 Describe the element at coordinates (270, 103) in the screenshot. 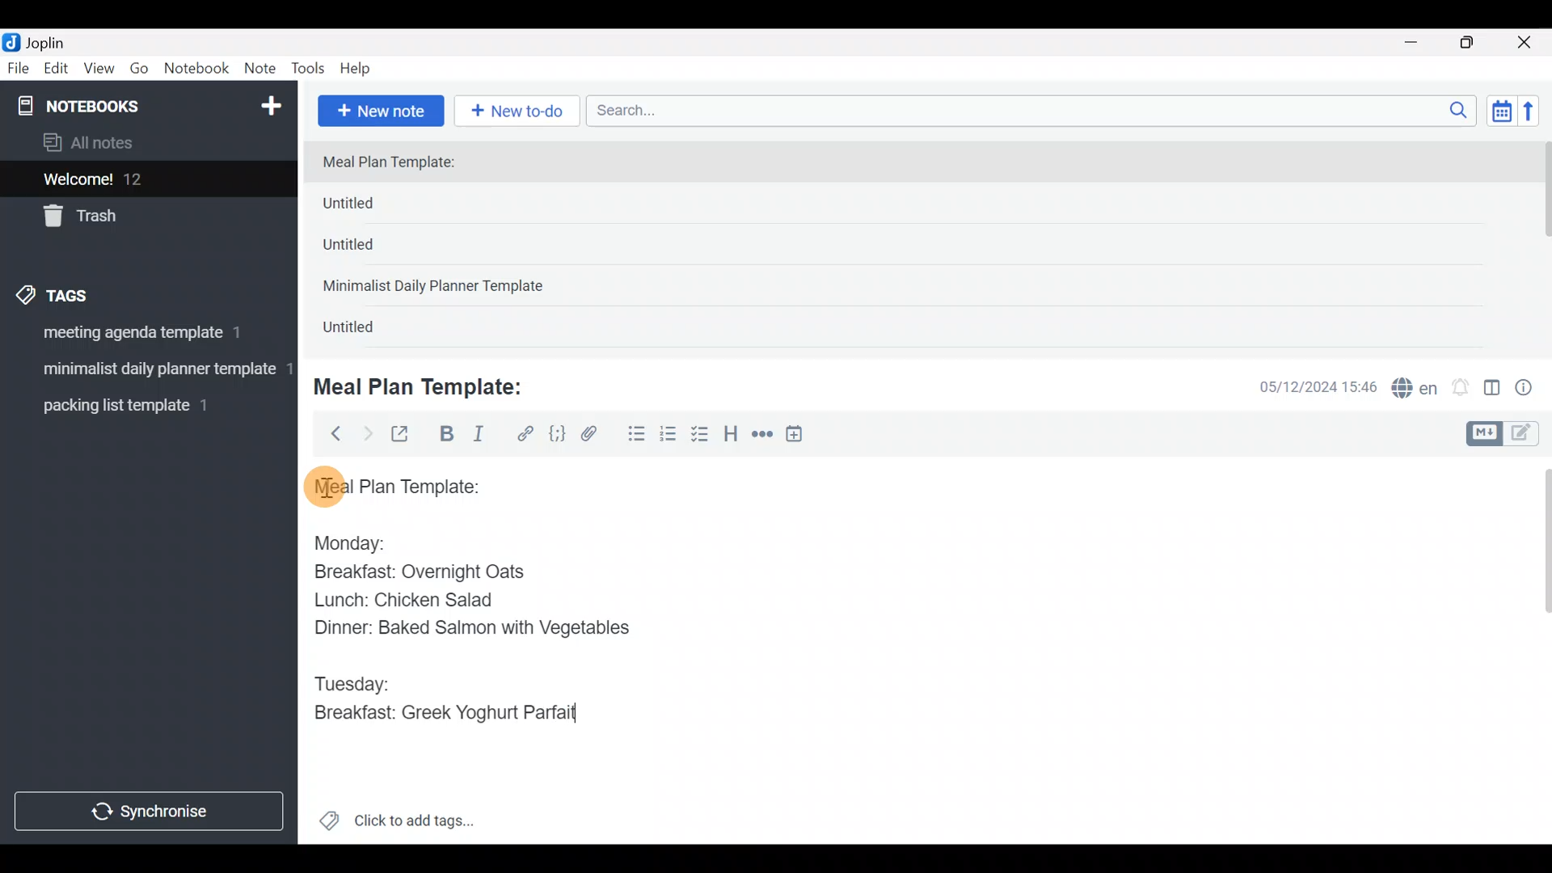

I see `New` at that location.